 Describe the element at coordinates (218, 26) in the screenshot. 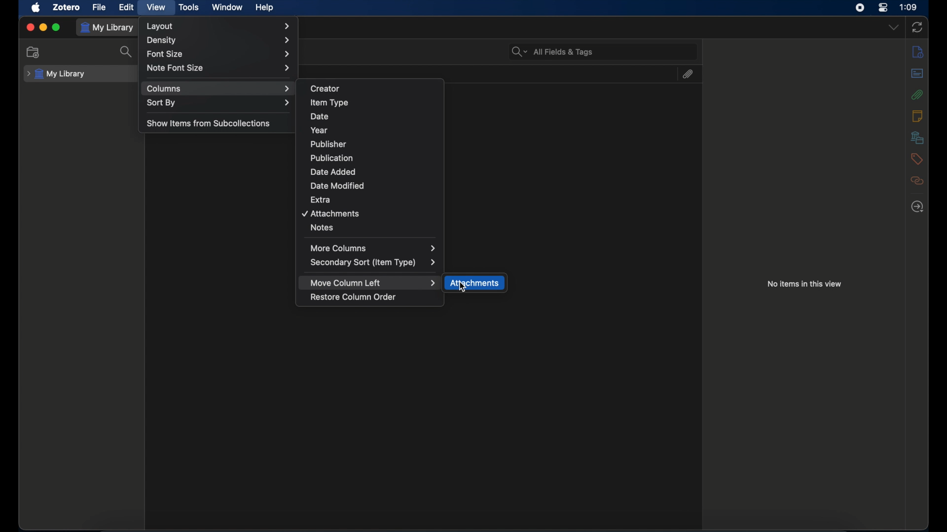

I see `layout` at that location.